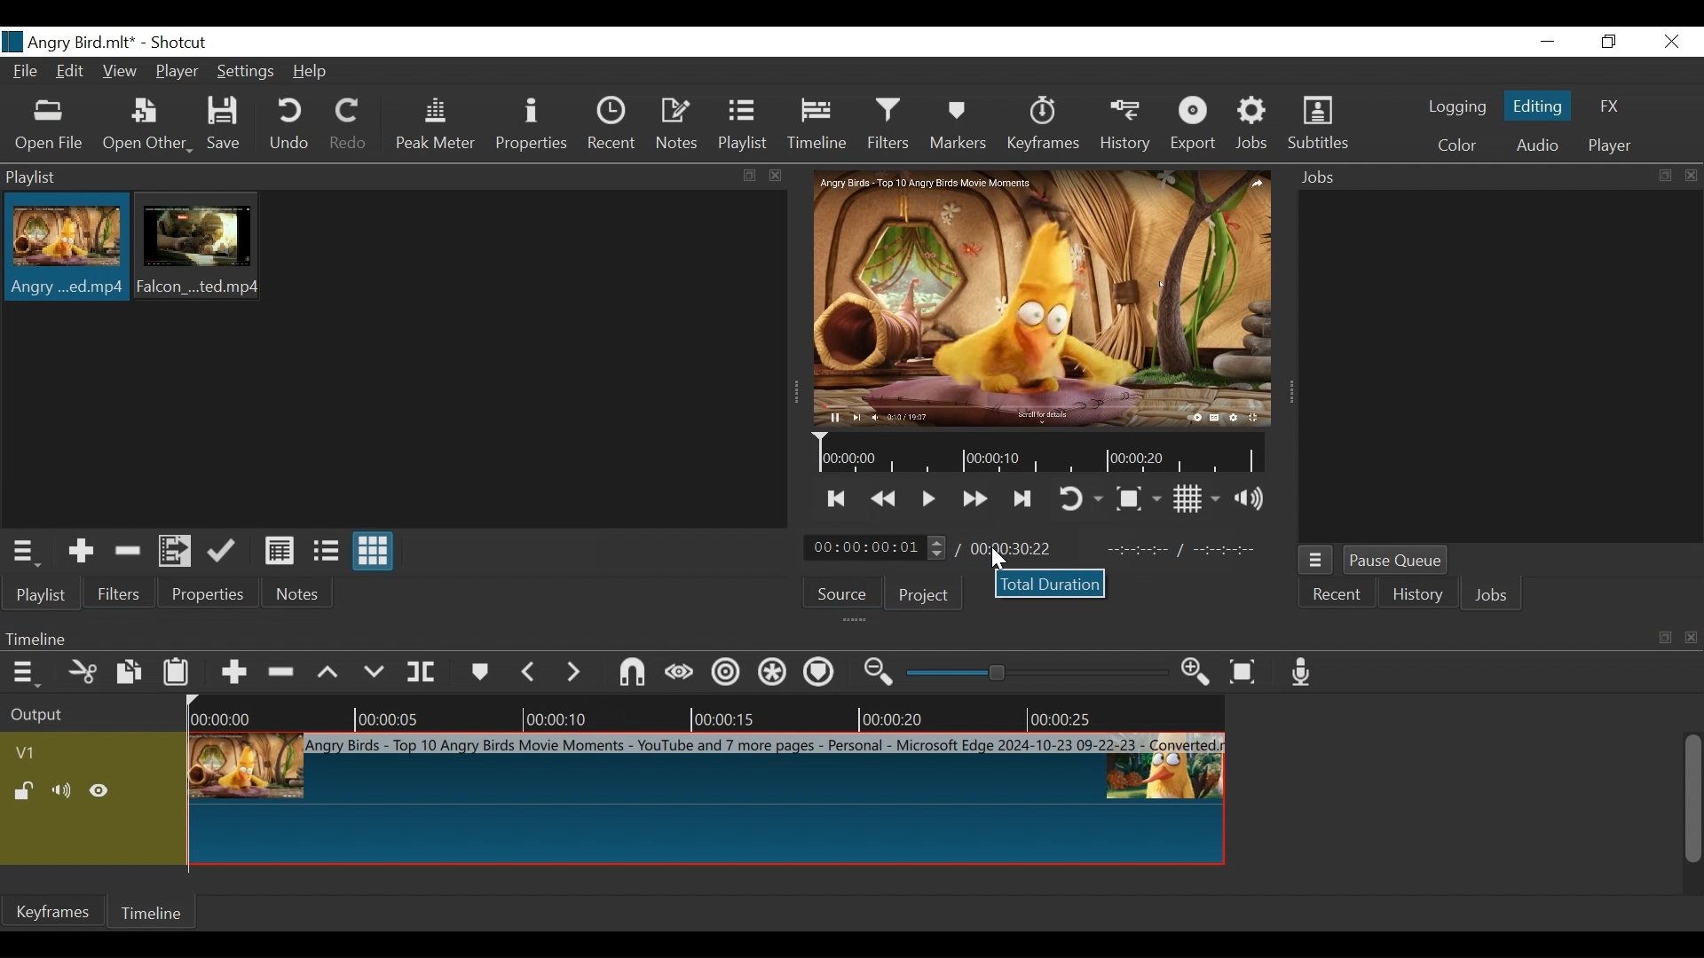 The width and height of the screenshot is (1704, 958). What do you see at coordinates (680, 124) in the screenshot?
I see `Notes` at bounding box center [680, 124].